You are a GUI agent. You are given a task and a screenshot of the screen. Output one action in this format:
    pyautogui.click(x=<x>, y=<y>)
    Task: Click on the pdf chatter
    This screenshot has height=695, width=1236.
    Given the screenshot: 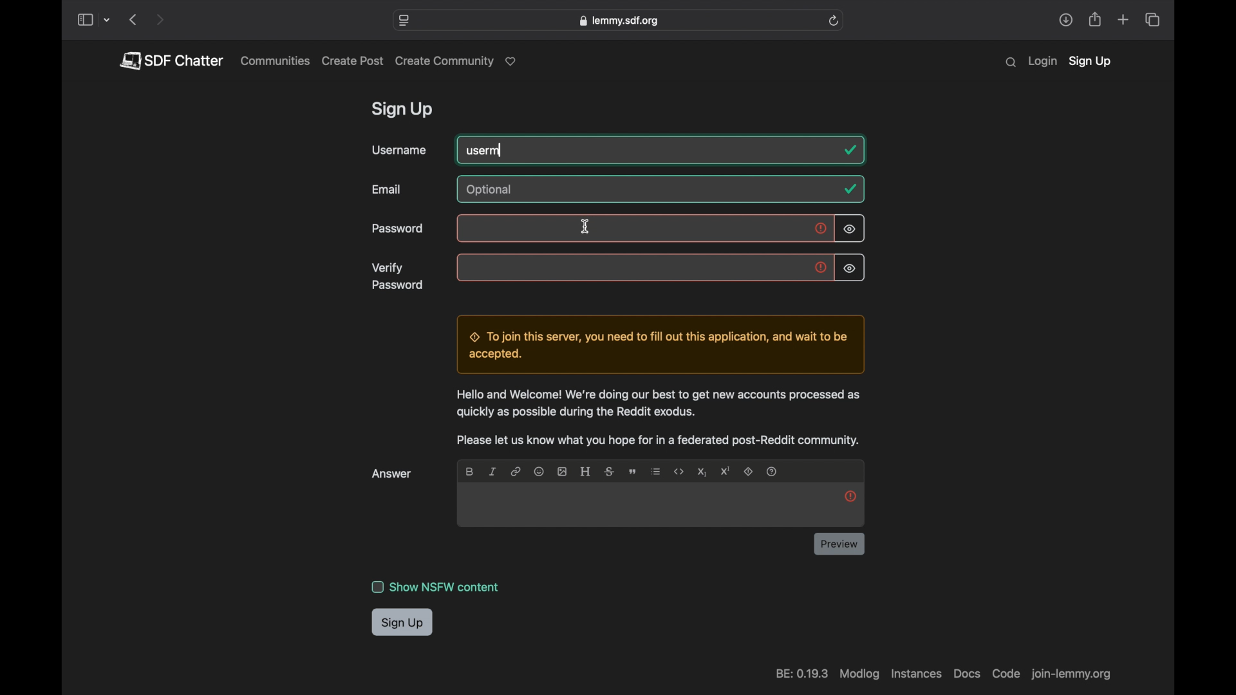 What is the action you would take?
    pyautogui.click(x=171, y=60)
    